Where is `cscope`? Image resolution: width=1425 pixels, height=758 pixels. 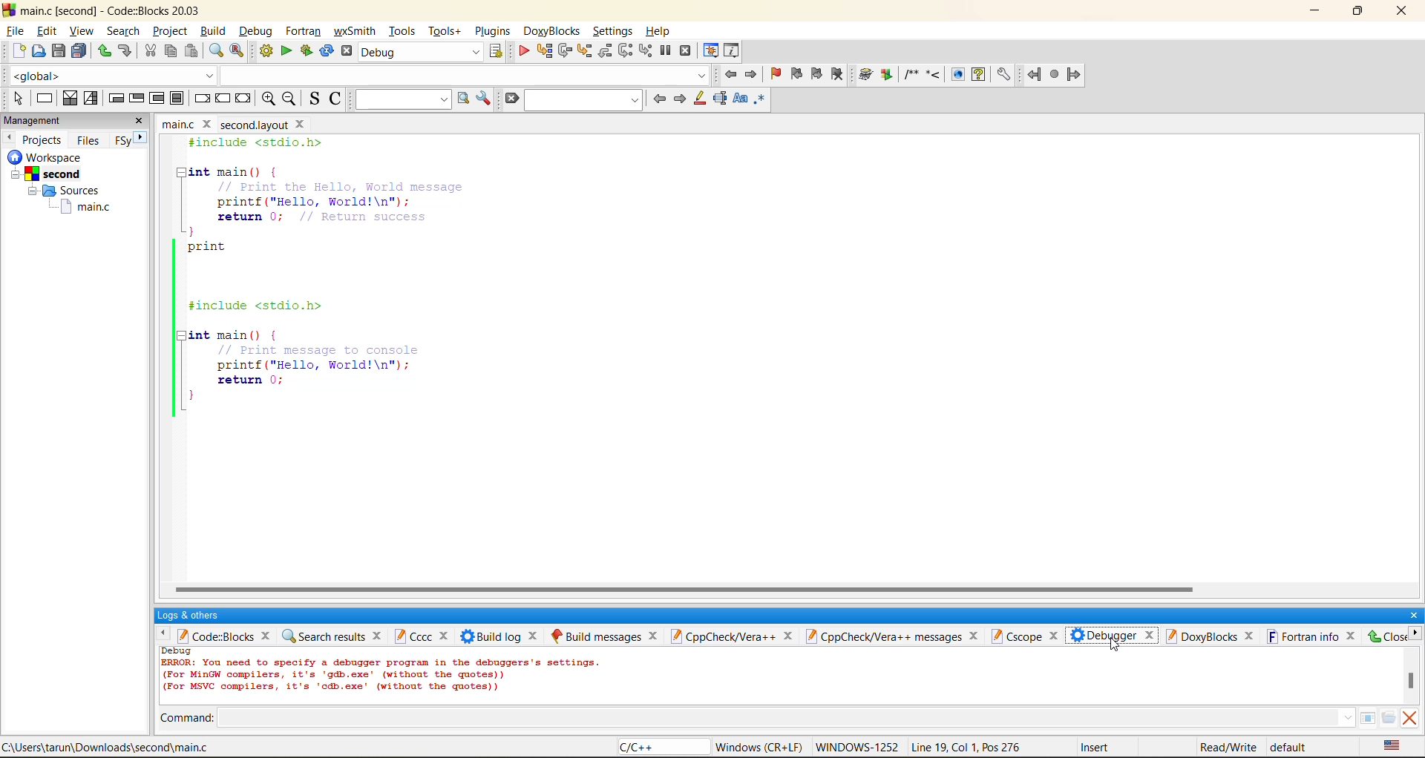 cscope is located at coordinates (1028, 636).